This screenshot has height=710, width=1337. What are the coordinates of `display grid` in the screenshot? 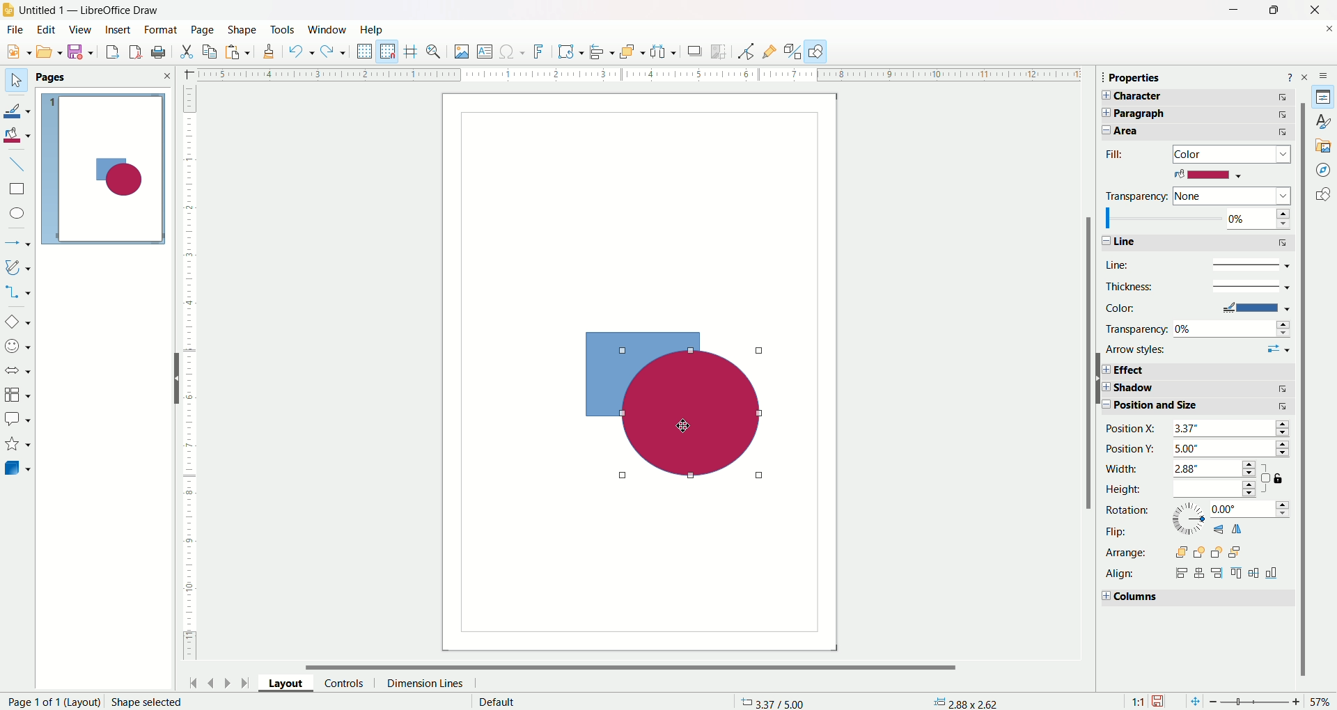 It's located at (365, 52).